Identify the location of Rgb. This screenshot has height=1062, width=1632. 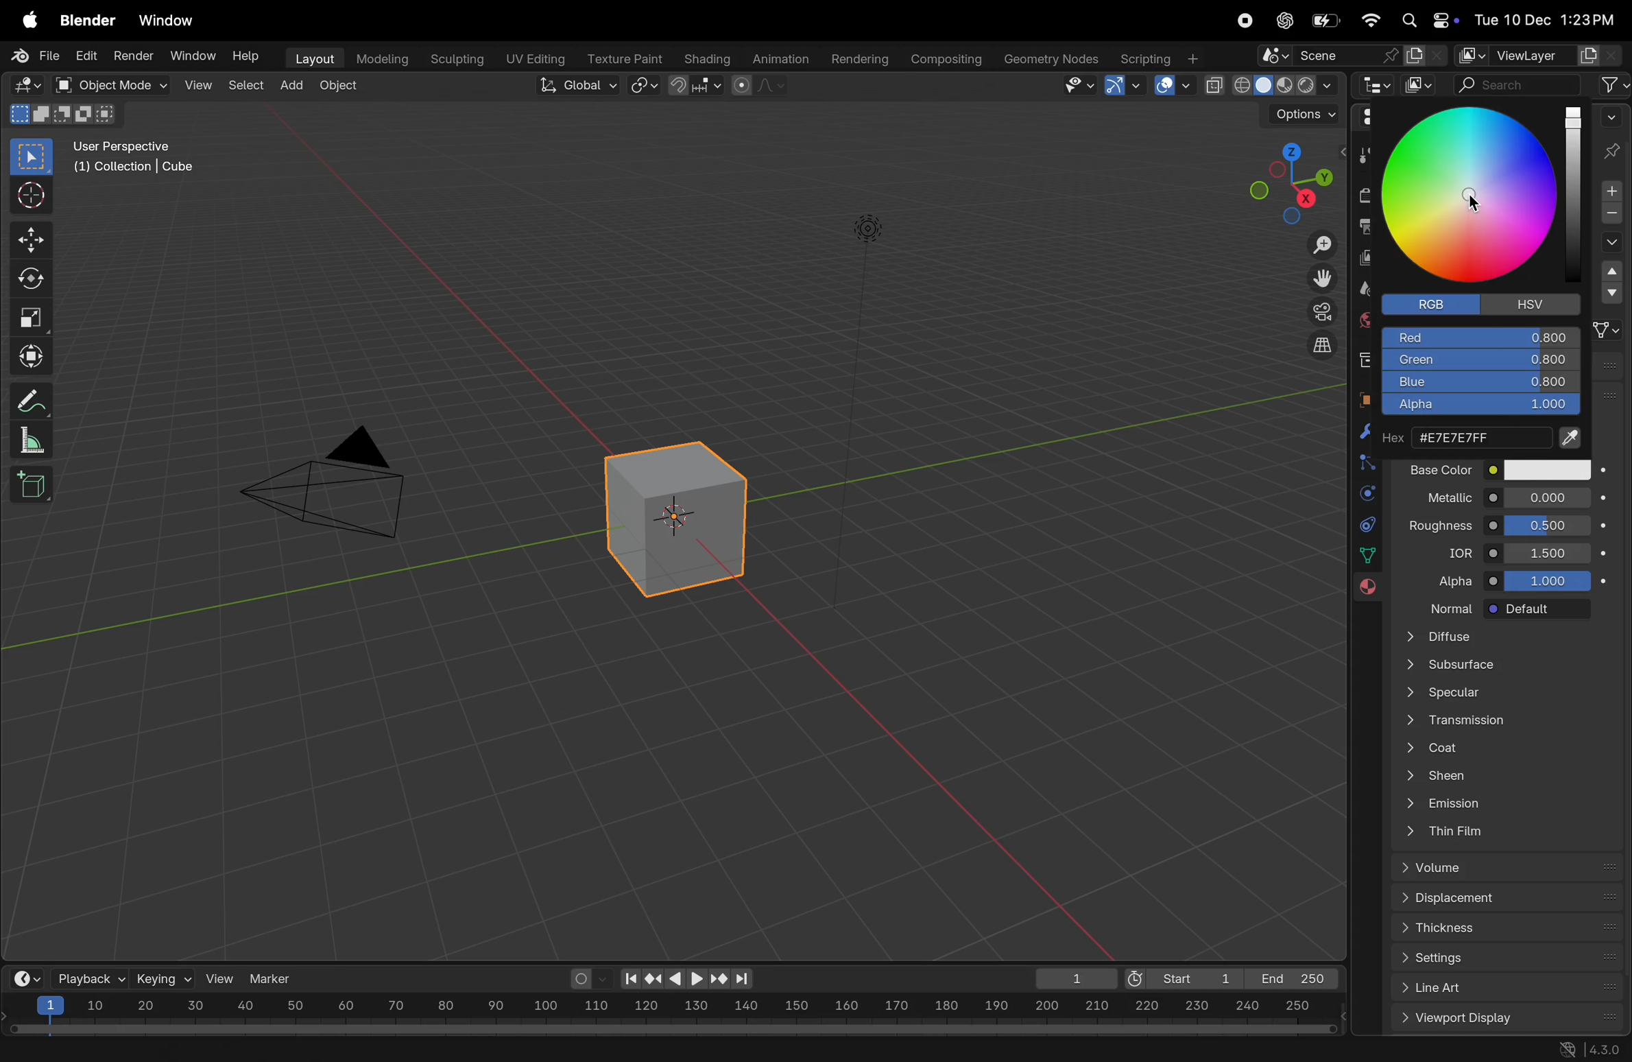
(1435, 306).